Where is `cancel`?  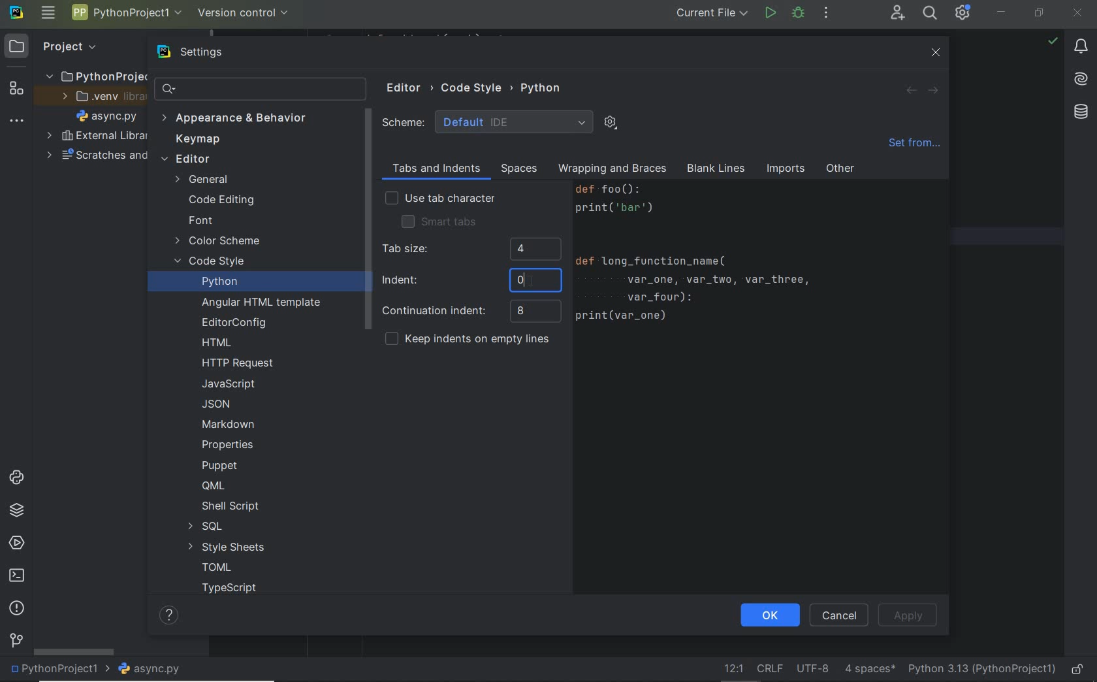
cancel is located at coordinates (839, 616).